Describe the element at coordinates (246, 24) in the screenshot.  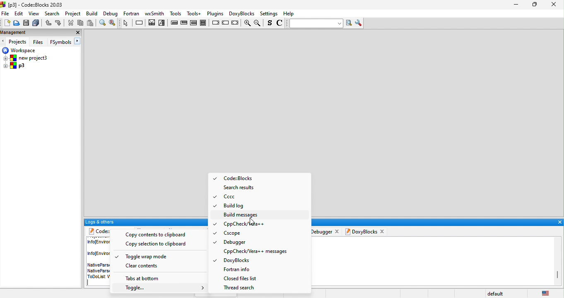
I see `zoom in` at that location.